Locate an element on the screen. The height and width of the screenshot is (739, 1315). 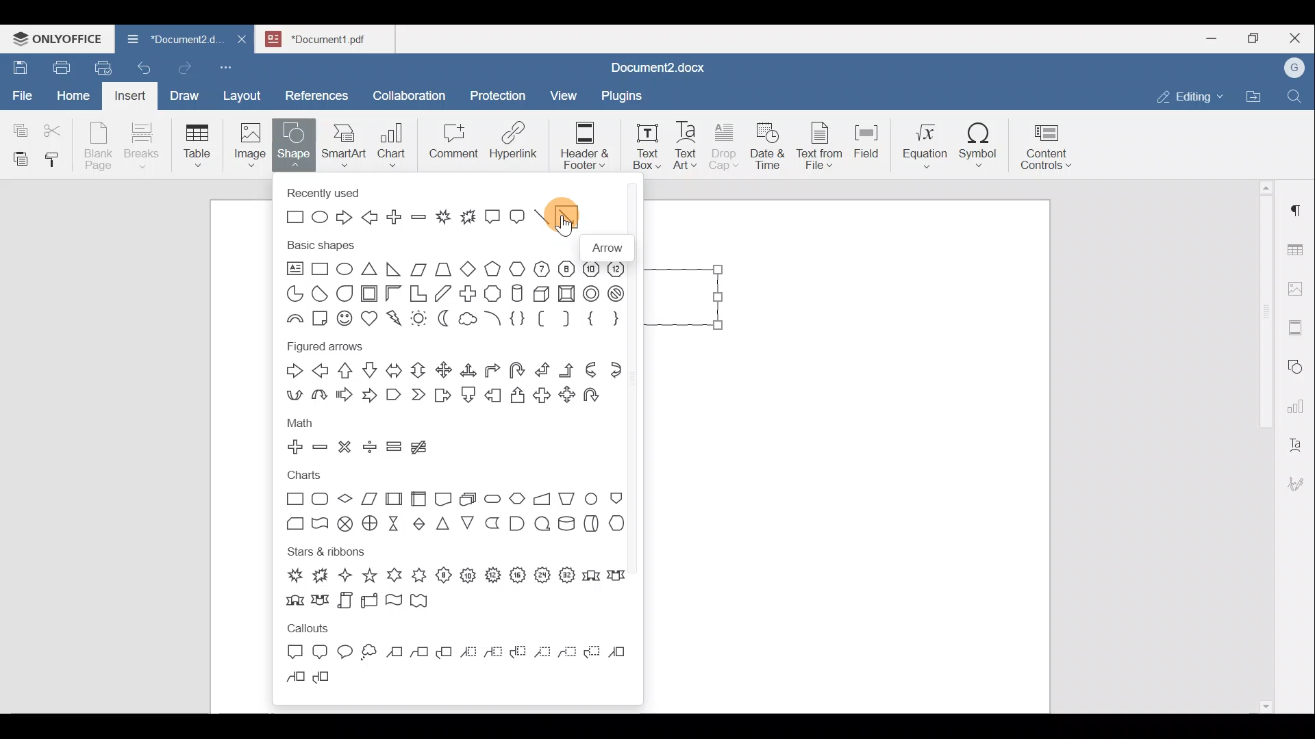
Paste is located at coordinates (17, 155).